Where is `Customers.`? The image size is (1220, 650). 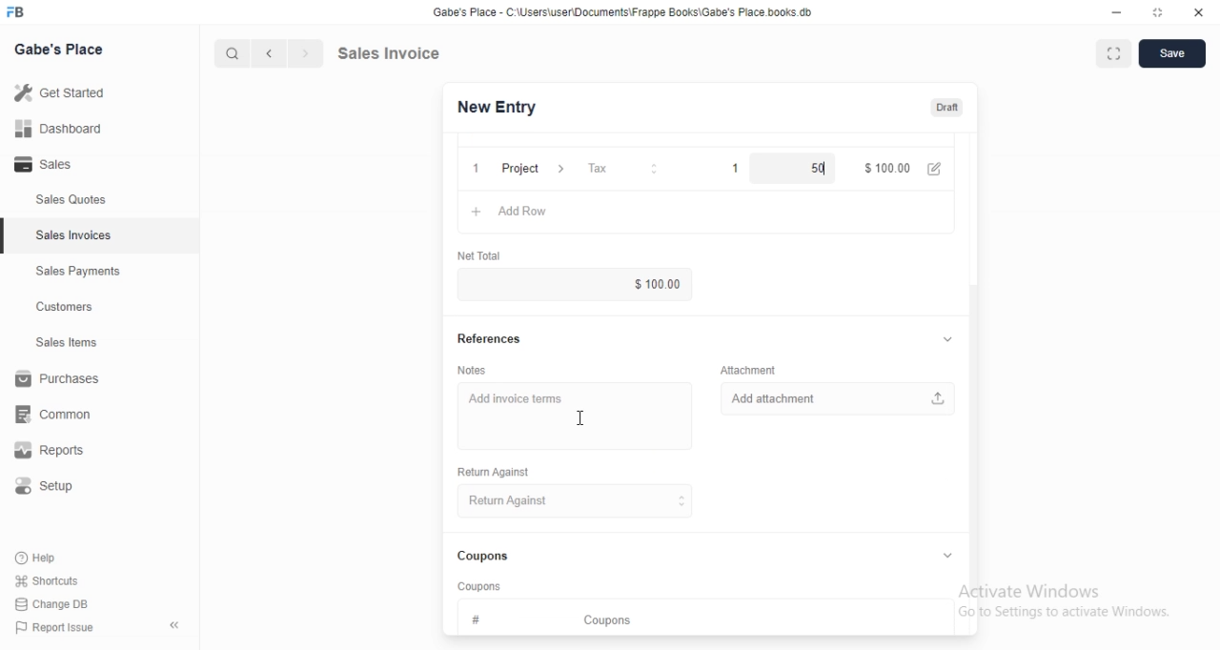
Customers. is located at coordinates (59, 309).